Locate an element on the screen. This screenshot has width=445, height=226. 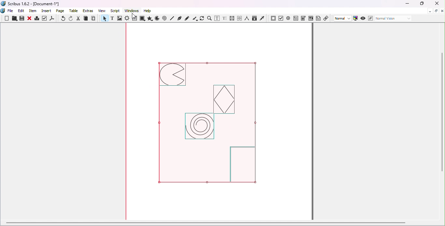
Minimize is located at coordinates (429, 10).